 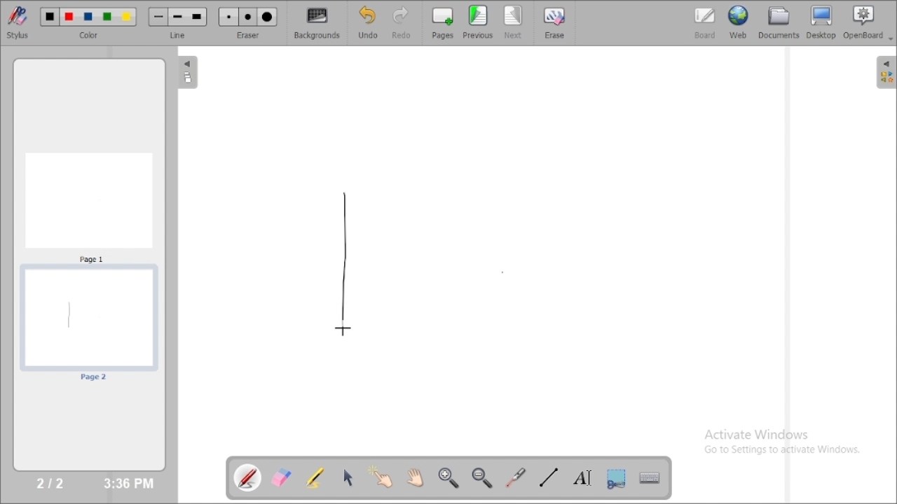 What do you see at coordinates (343, 330) in the screenshot?
I see `Cursor` at bounding box center [343, 330].